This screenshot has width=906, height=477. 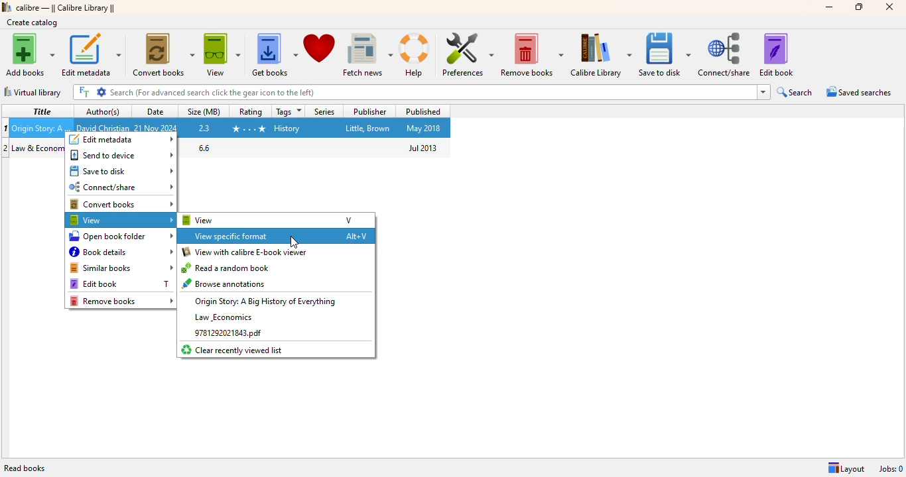 What do you see at coordinates (417, 56) in the screenshot?
I see `help` at bounding box center [417, 56].